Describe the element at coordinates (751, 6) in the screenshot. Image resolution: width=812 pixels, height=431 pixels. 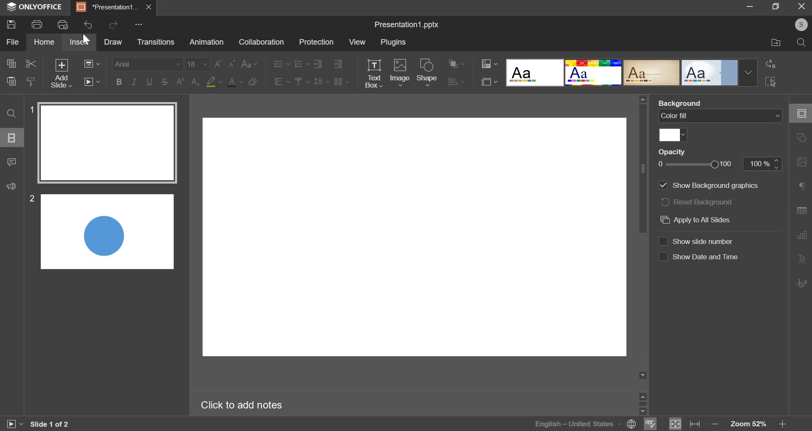
I see `minimize` at that location.